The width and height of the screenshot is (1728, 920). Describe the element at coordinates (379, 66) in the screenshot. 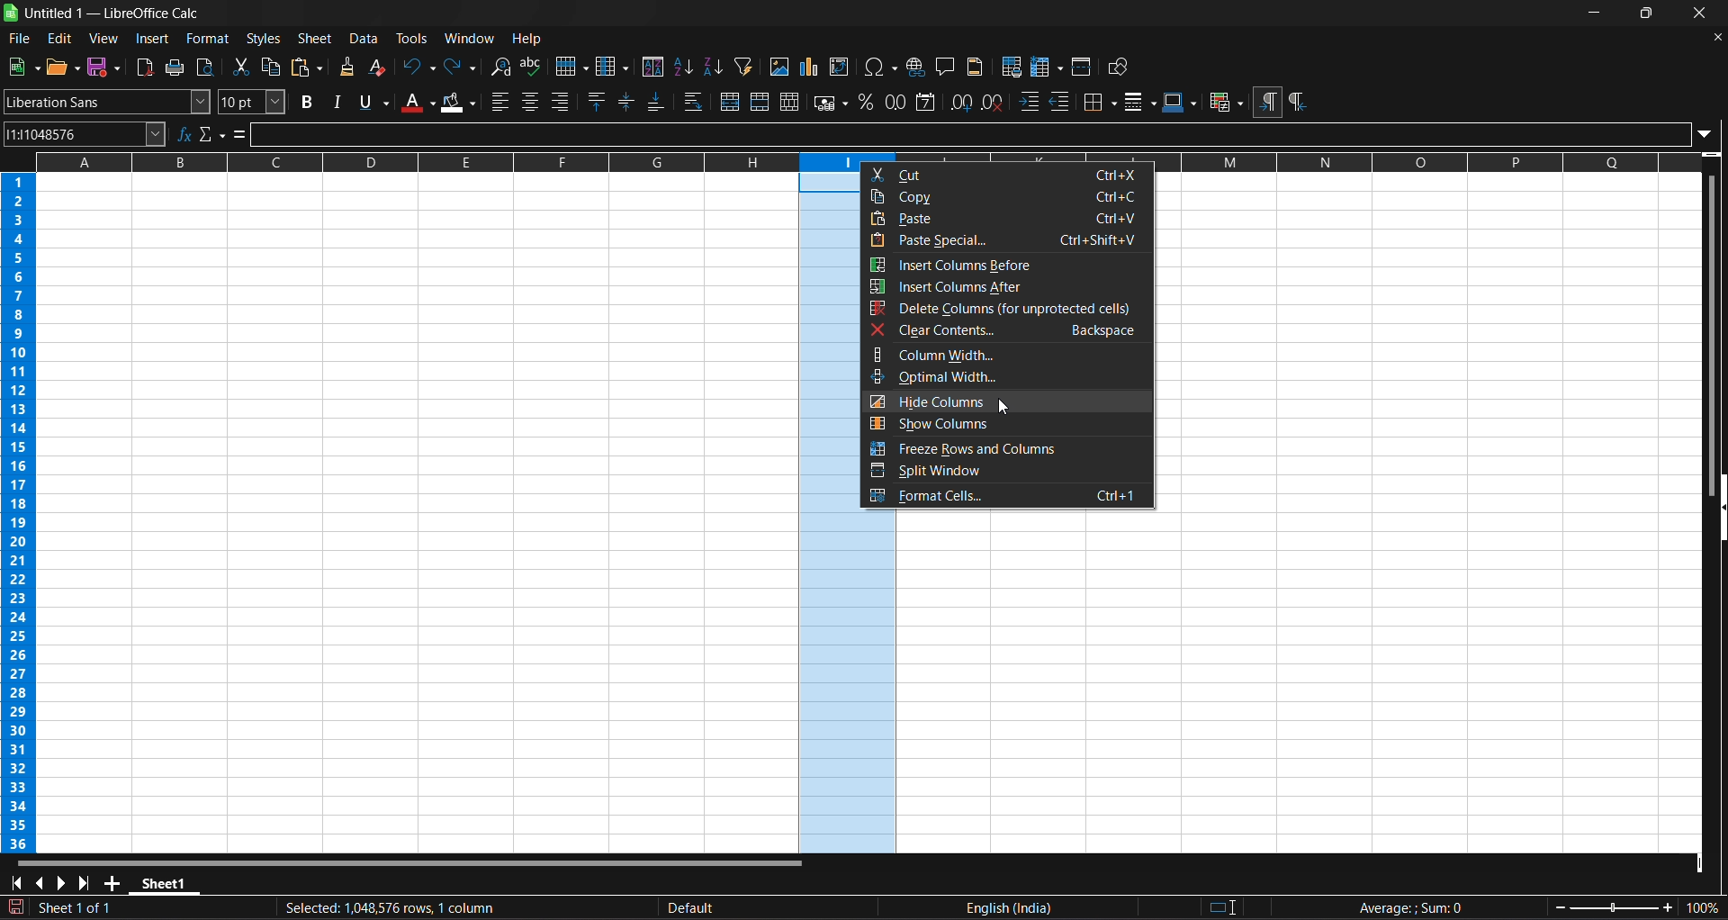

I see `clear direct formatting` at that location.